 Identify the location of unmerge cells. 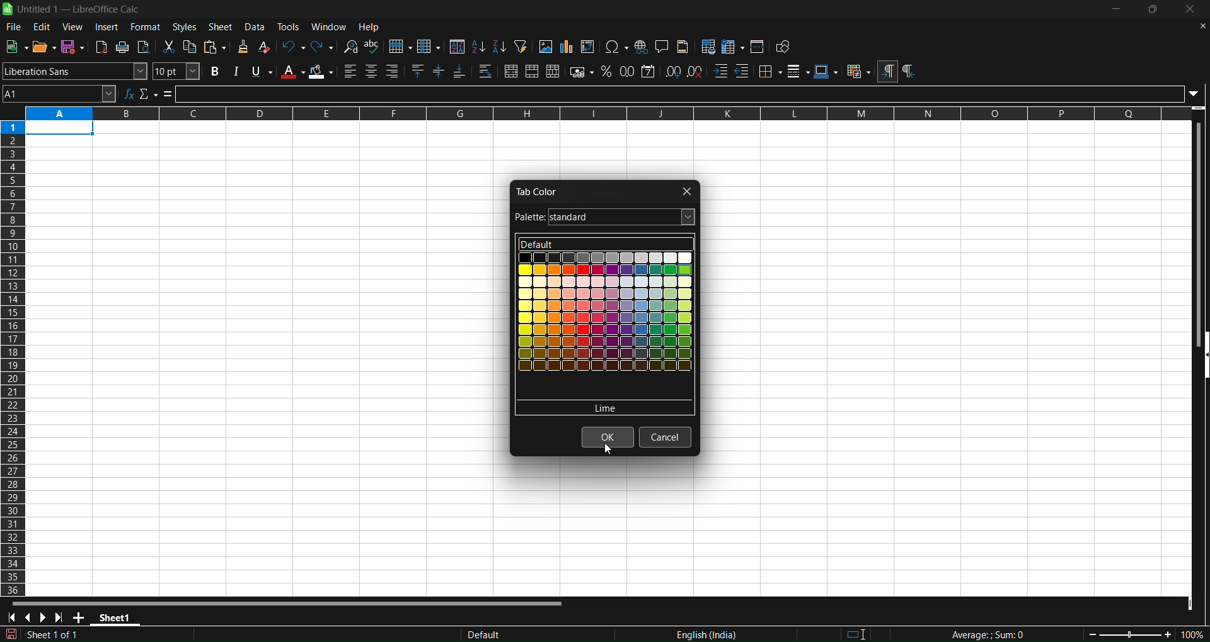
(553, 71).